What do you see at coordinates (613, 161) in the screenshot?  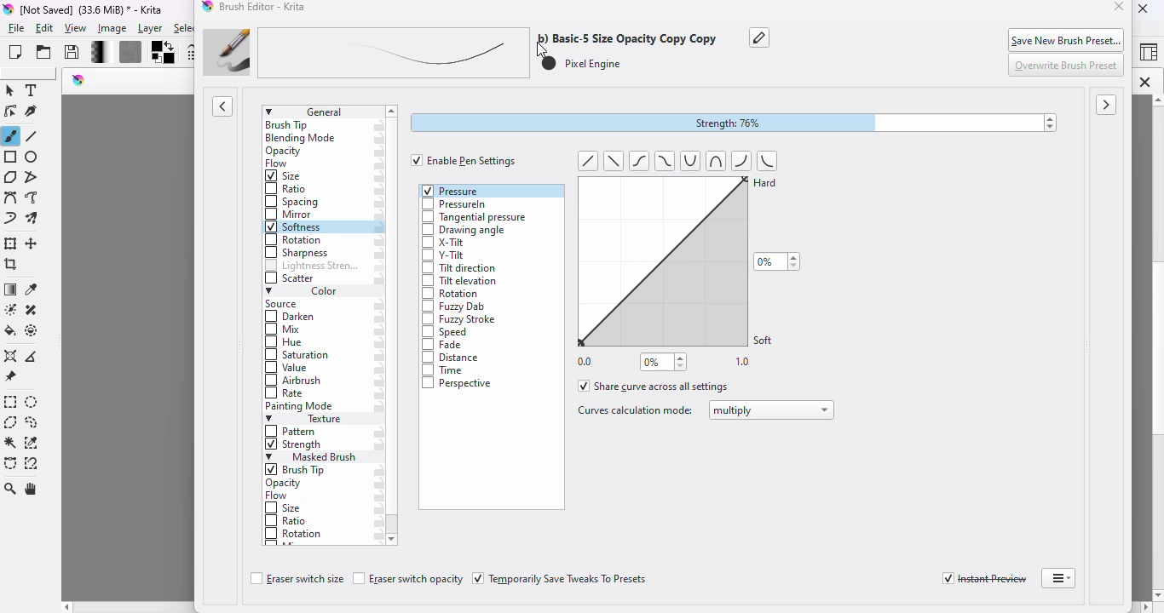 I see `diagonal` at bounding box center [613, 161].